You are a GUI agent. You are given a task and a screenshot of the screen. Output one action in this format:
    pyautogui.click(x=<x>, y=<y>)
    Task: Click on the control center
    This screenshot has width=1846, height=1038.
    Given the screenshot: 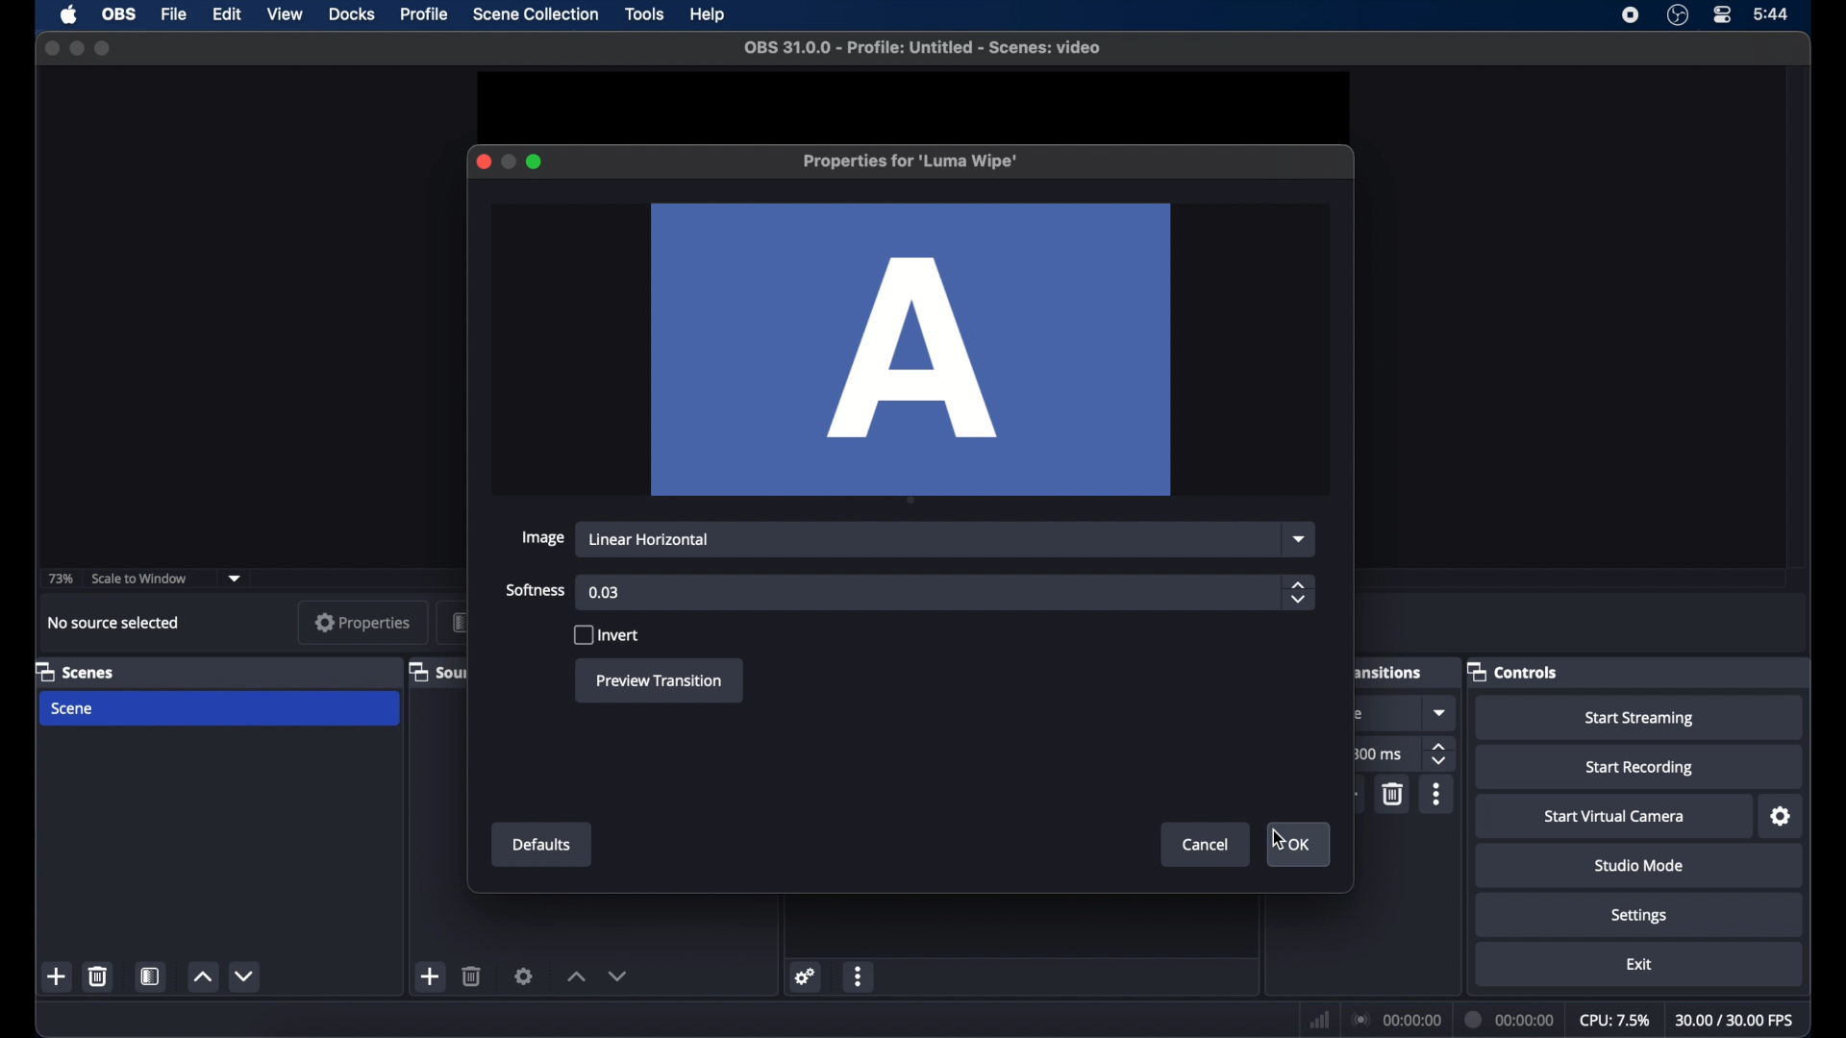 What is the action you would take?
    pyautogui.click(x=1723, y=14)
    